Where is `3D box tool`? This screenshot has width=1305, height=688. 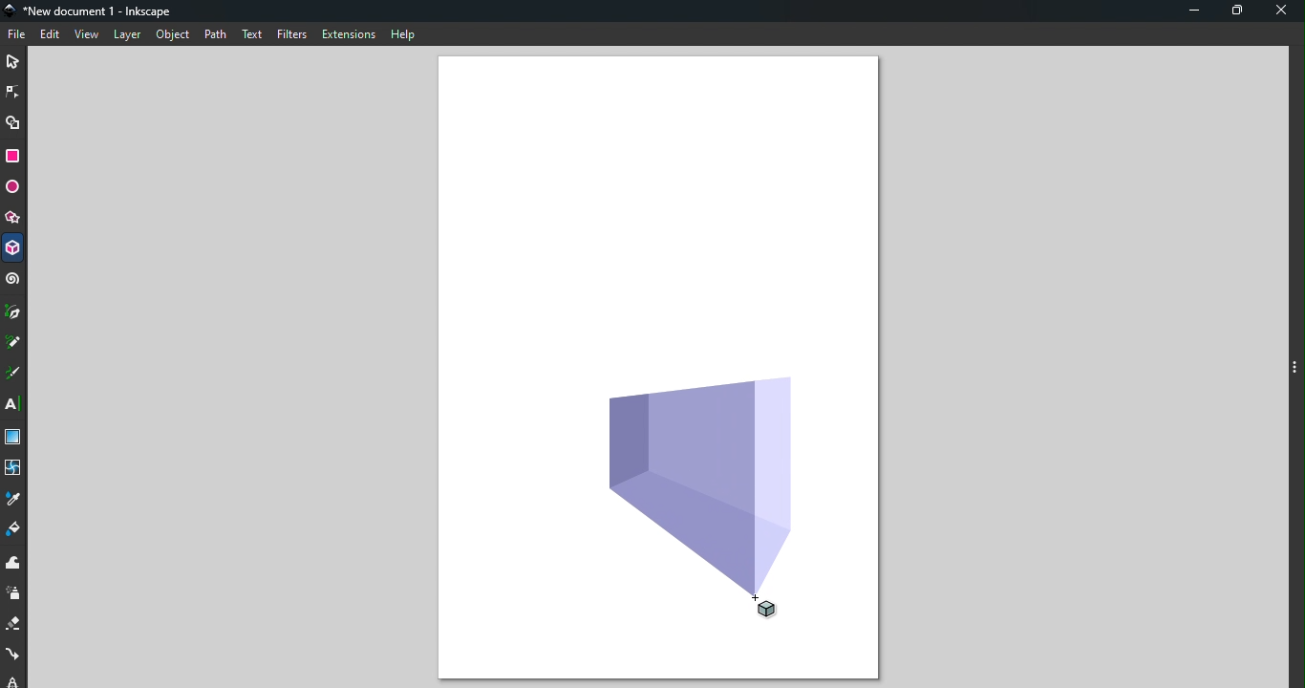
3D box tool is located at coordinates (13, 247).